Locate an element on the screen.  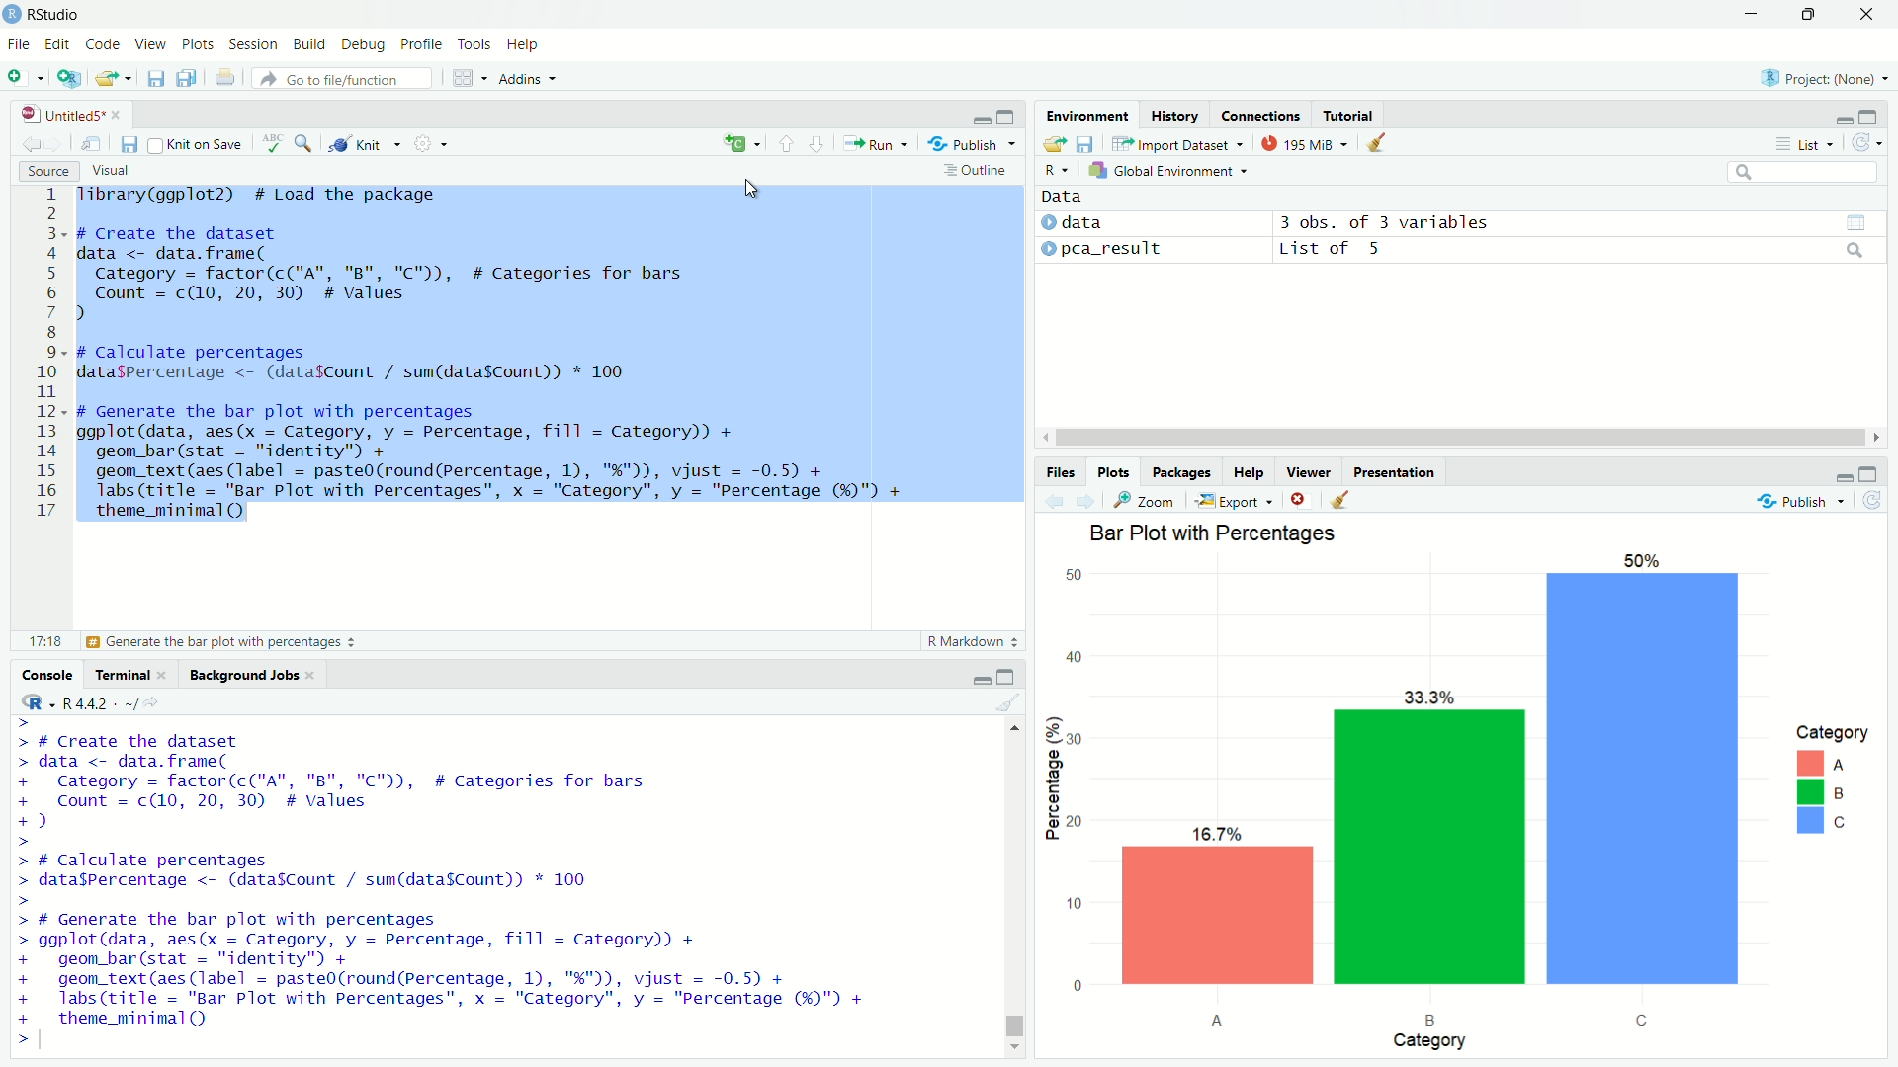
go back is located at coordinates (1054, 502).